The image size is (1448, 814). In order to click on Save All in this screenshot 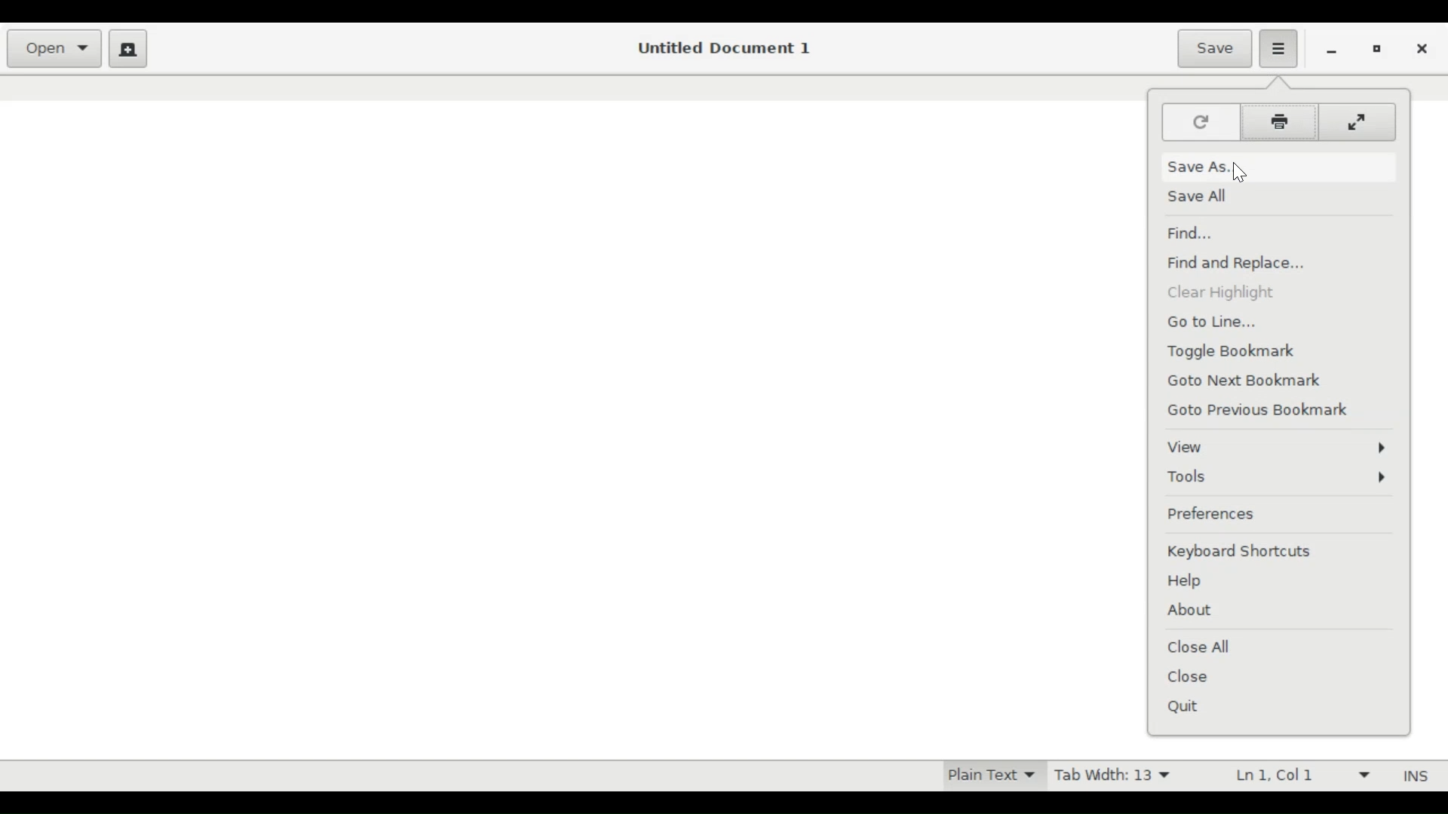, I will do `click(1202, 200)`.